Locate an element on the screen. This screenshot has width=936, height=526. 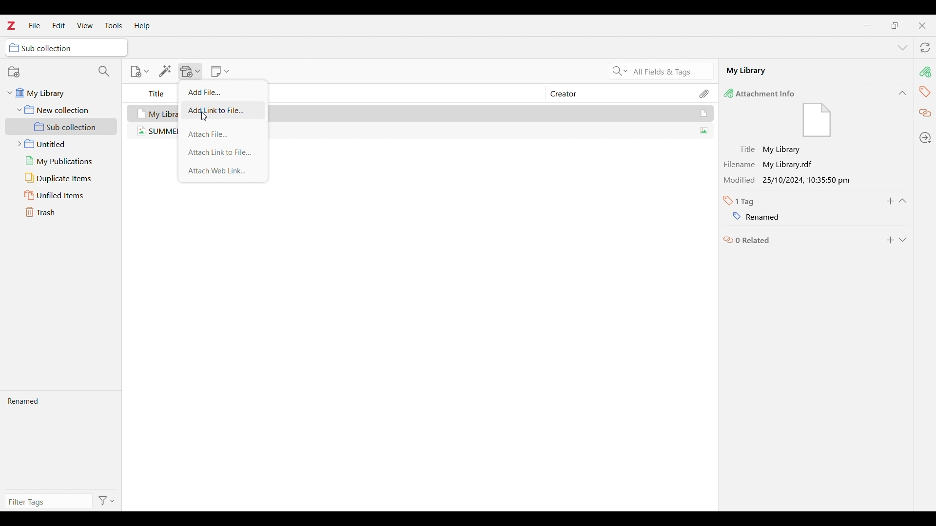
Collapse is located at coordinates (903, 201).